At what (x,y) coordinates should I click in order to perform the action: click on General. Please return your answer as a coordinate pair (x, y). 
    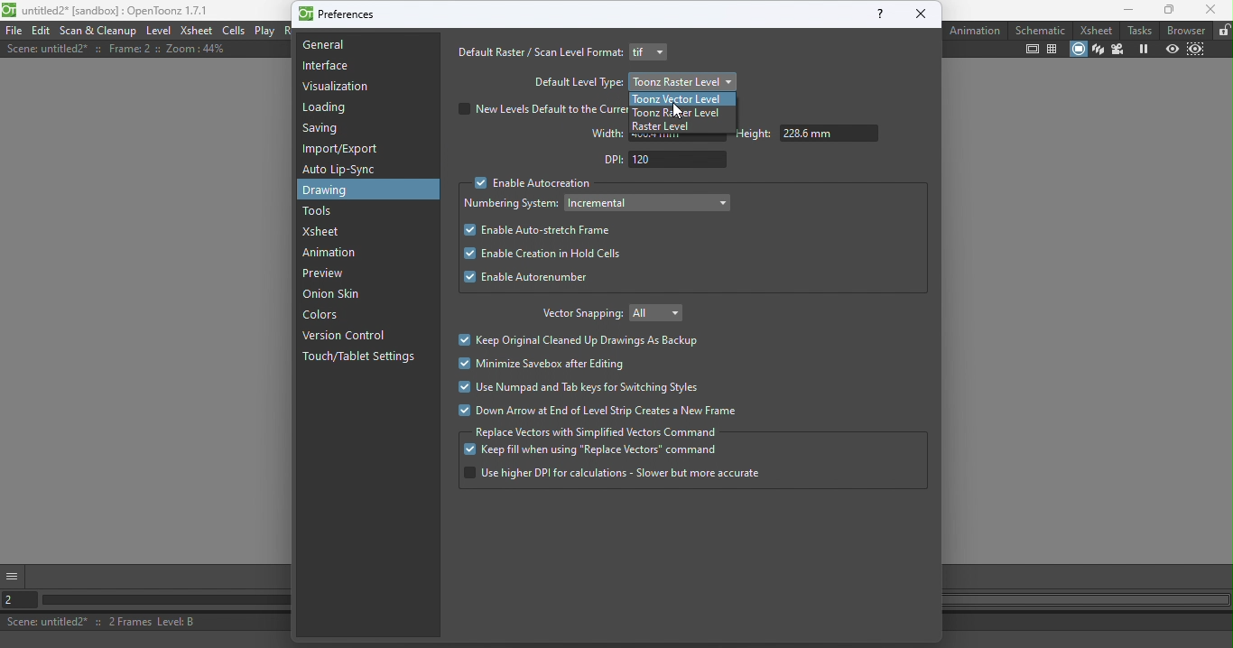
    Looking at the image, I should click on (364, 44).